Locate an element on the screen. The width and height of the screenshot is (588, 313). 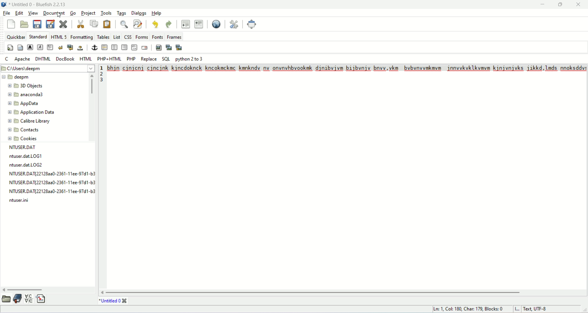
open is located at coordinates (6, 298).